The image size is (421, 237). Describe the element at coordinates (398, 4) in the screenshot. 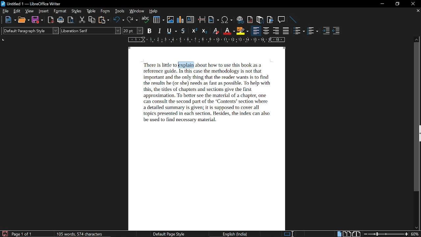

I see `restore down` at that location.